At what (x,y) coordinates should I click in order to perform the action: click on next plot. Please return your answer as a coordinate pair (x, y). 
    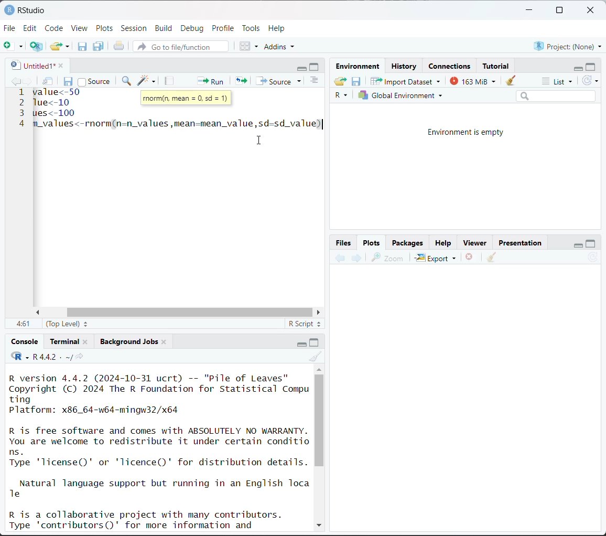
    Looking at the image, I should click on (355, 258).